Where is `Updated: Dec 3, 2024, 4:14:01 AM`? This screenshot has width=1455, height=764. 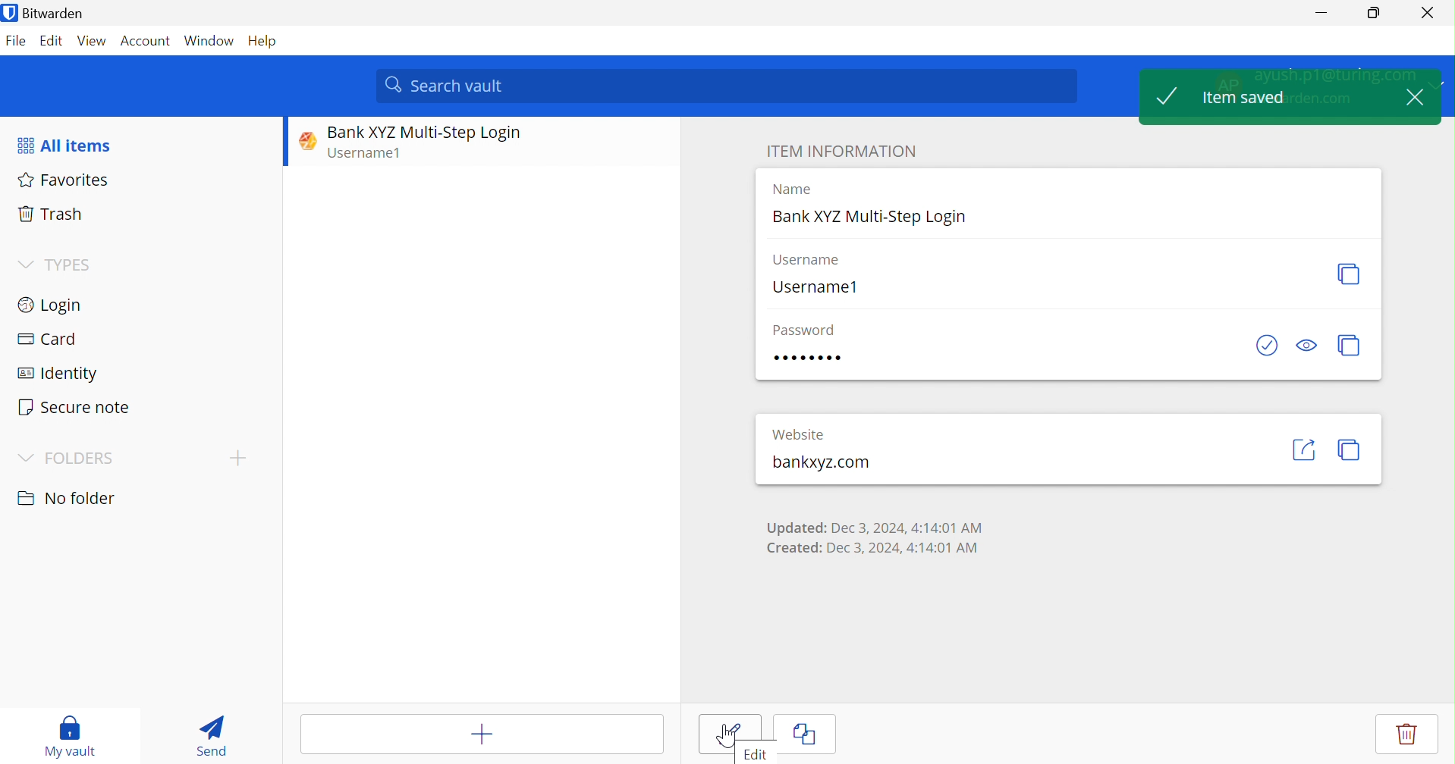 Updated: Dec 3, 2024, 4:14:01 AM is located at coordinates (873, 528).